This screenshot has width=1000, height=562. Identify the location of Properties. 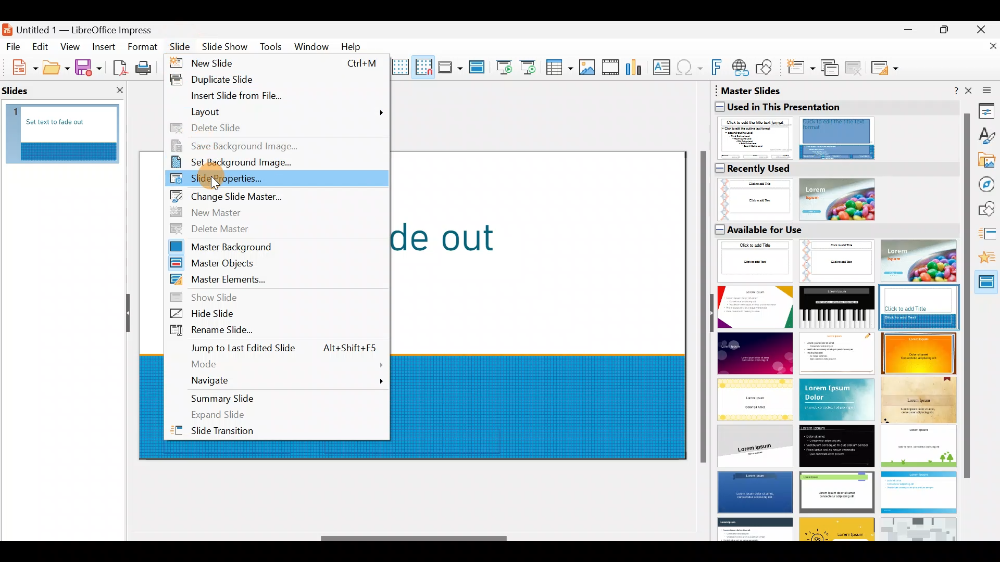
(987, 110).